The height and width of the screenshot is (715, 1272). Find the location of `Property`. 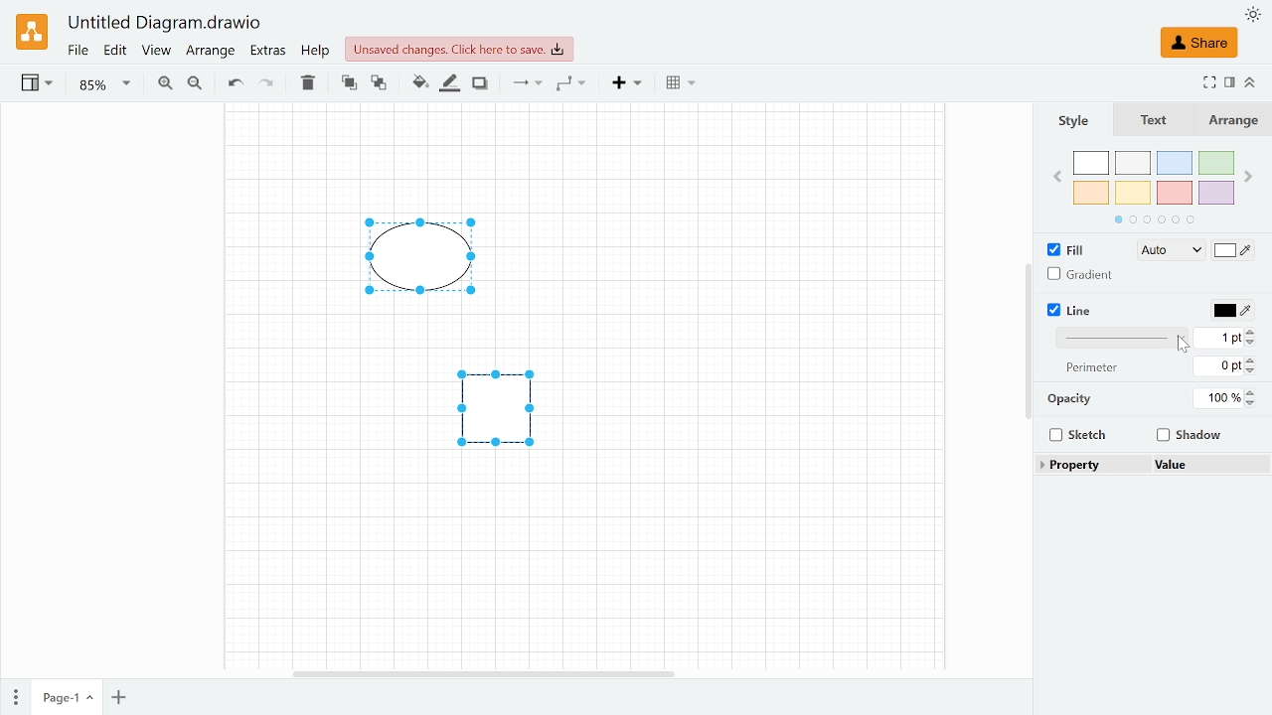

Property is located at coordinates (1071, 467).